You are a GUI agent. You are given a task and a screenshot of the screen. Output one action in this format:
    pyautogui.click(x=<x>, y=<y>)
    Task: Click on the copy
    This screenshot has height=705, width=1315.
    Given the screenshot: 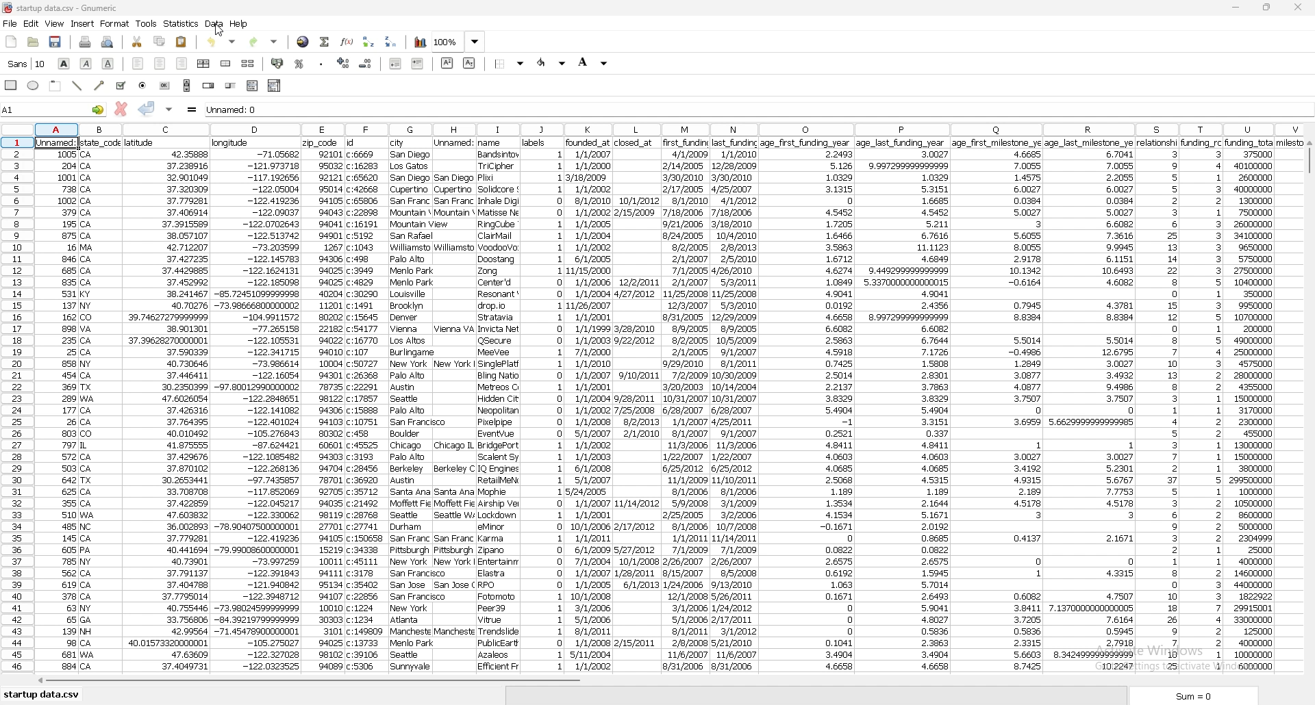 What is the action you would take?
    pyautogui.click(x=160, y=42)
    